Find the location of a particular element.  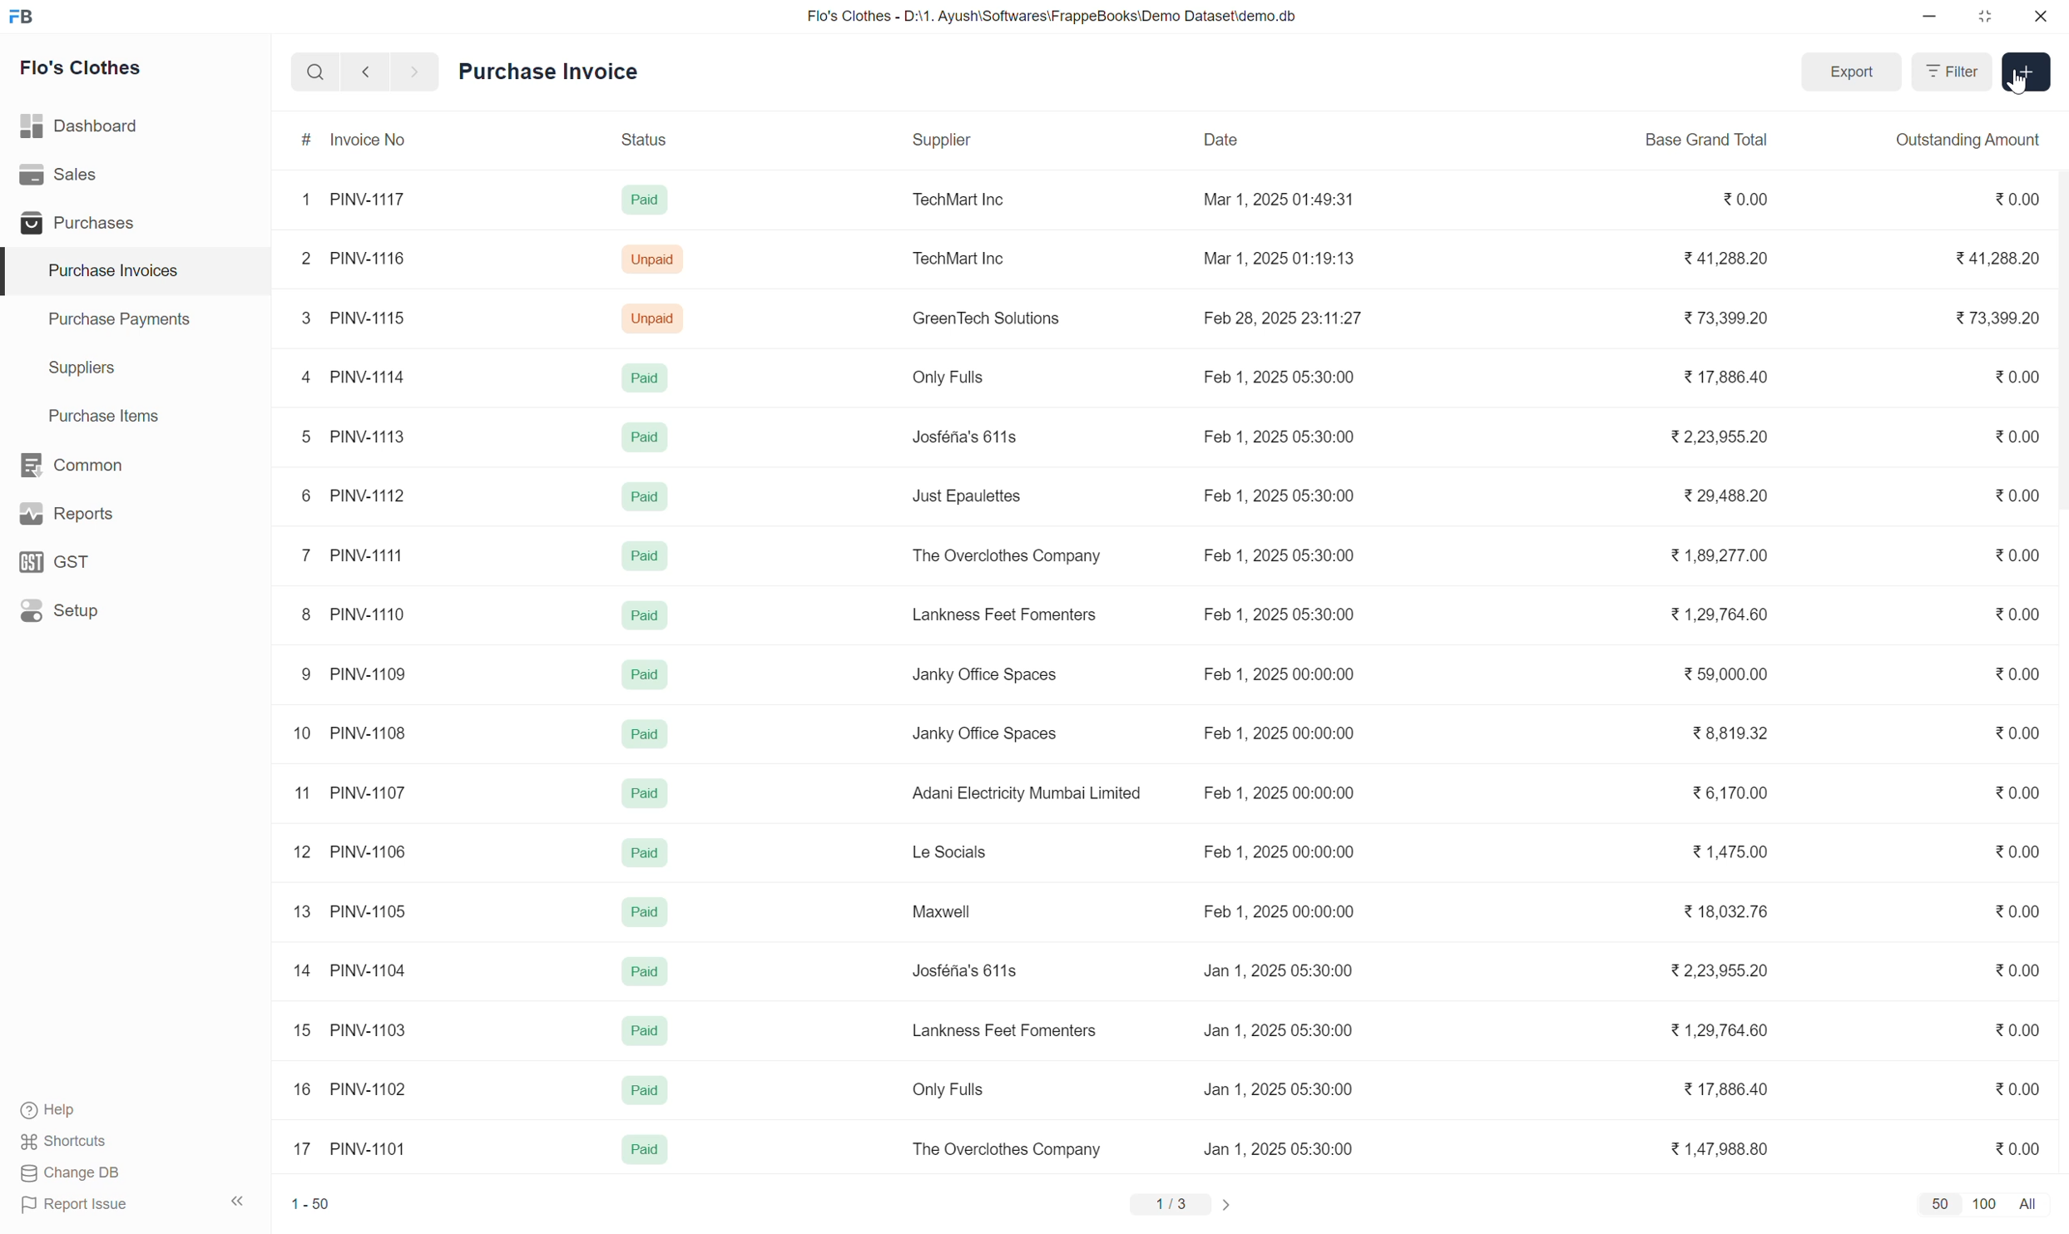

Change dimension is located at coordinates (1985, 17).